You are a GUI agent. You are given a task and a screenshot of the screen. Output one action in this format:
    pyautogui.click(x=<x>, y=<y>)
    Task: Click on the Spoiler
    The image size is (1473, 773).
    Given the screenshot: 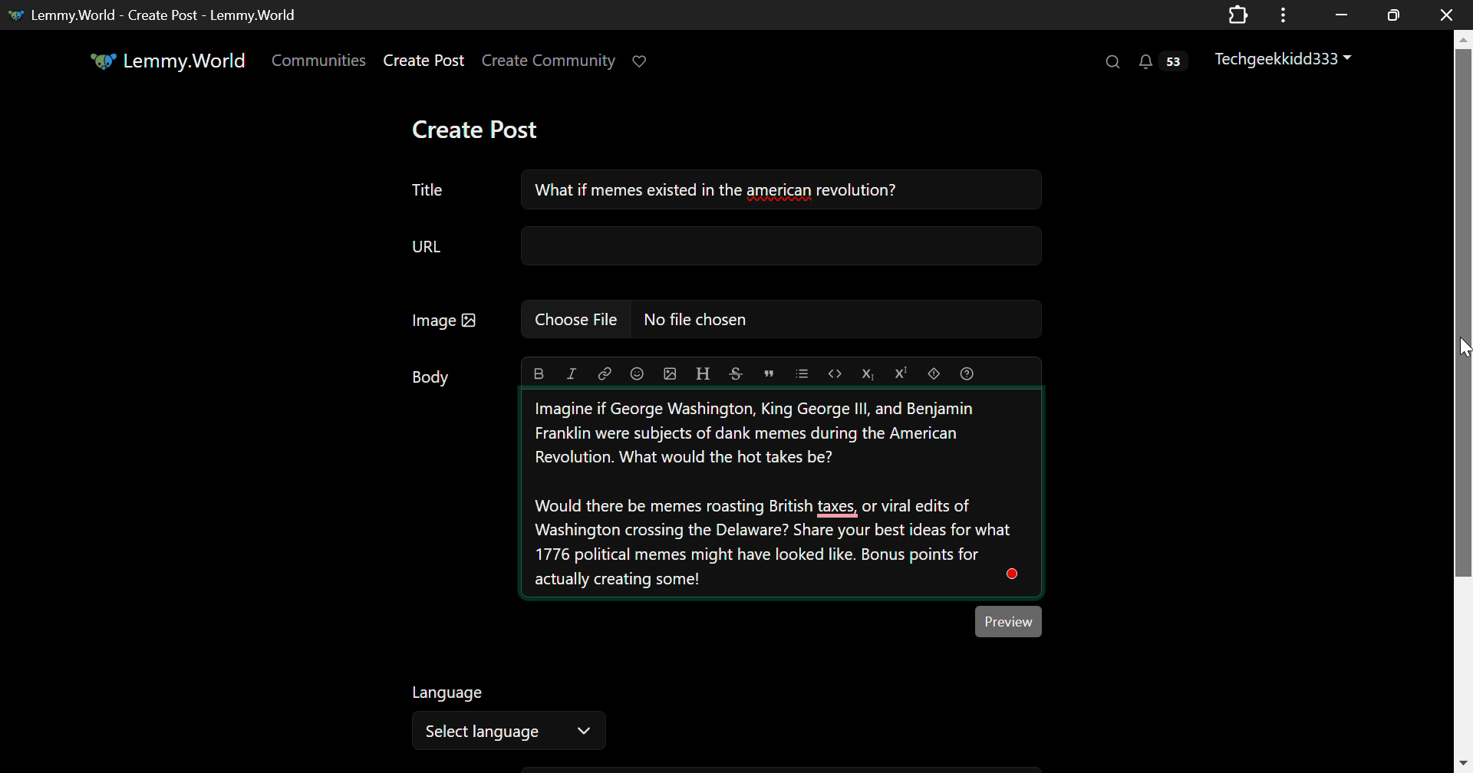 What is the action you would take?
    pyautogui.click(x=934, y=372)
    